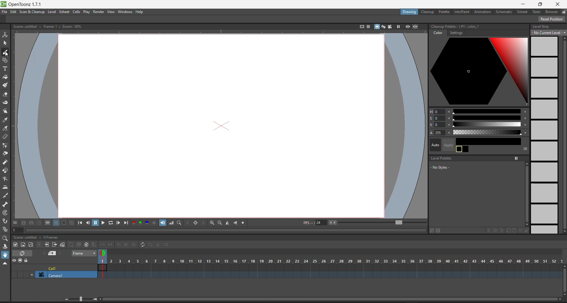 The width and height of the screenshot is (567, 303). What do you see at coordinates (60, 253) in the screenshot?
I see `next memo` at bounding box center [60, 253].